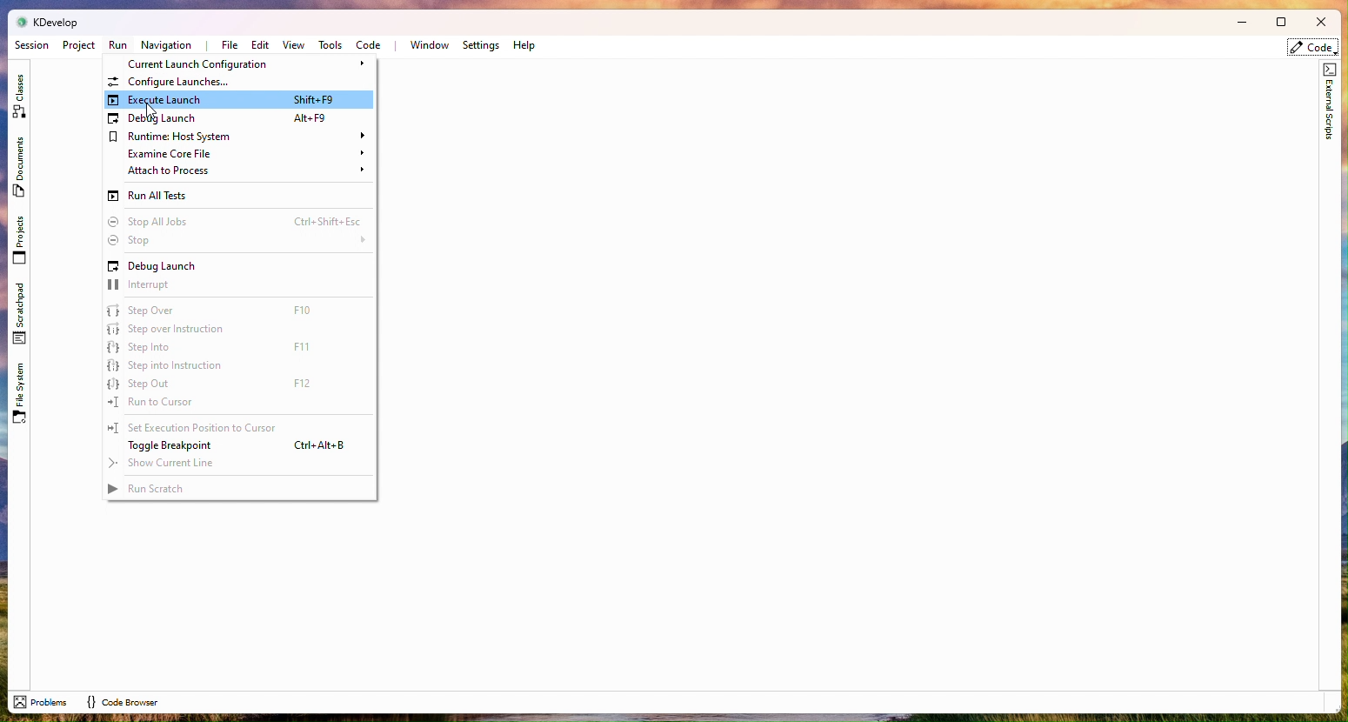  I want to click on problems, so click(41, 702).